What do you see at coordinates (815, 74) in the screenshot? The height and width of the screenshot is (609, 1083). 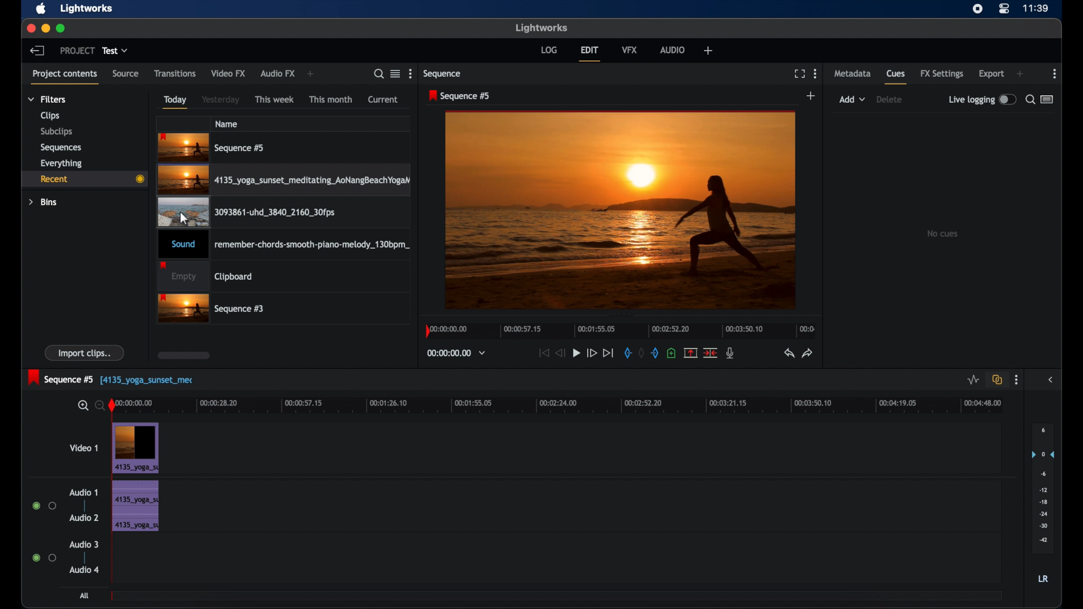 I see `more options` at bounding box center [815, 74].